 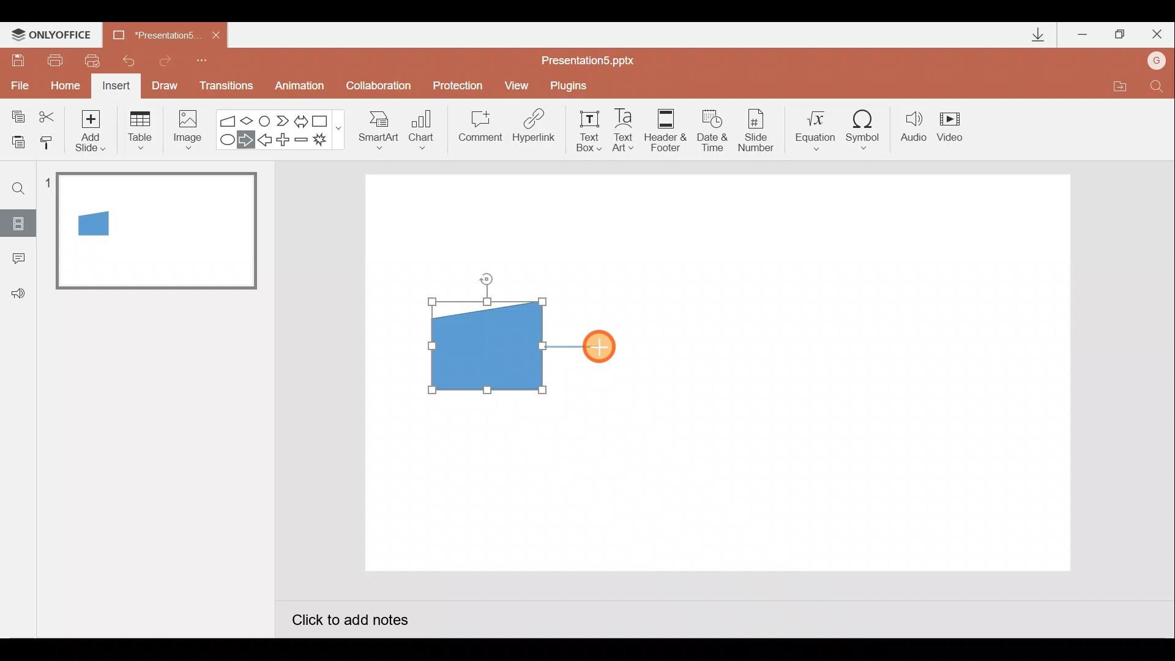 I want to click on Explosion 1, so click(x=327, y=141).